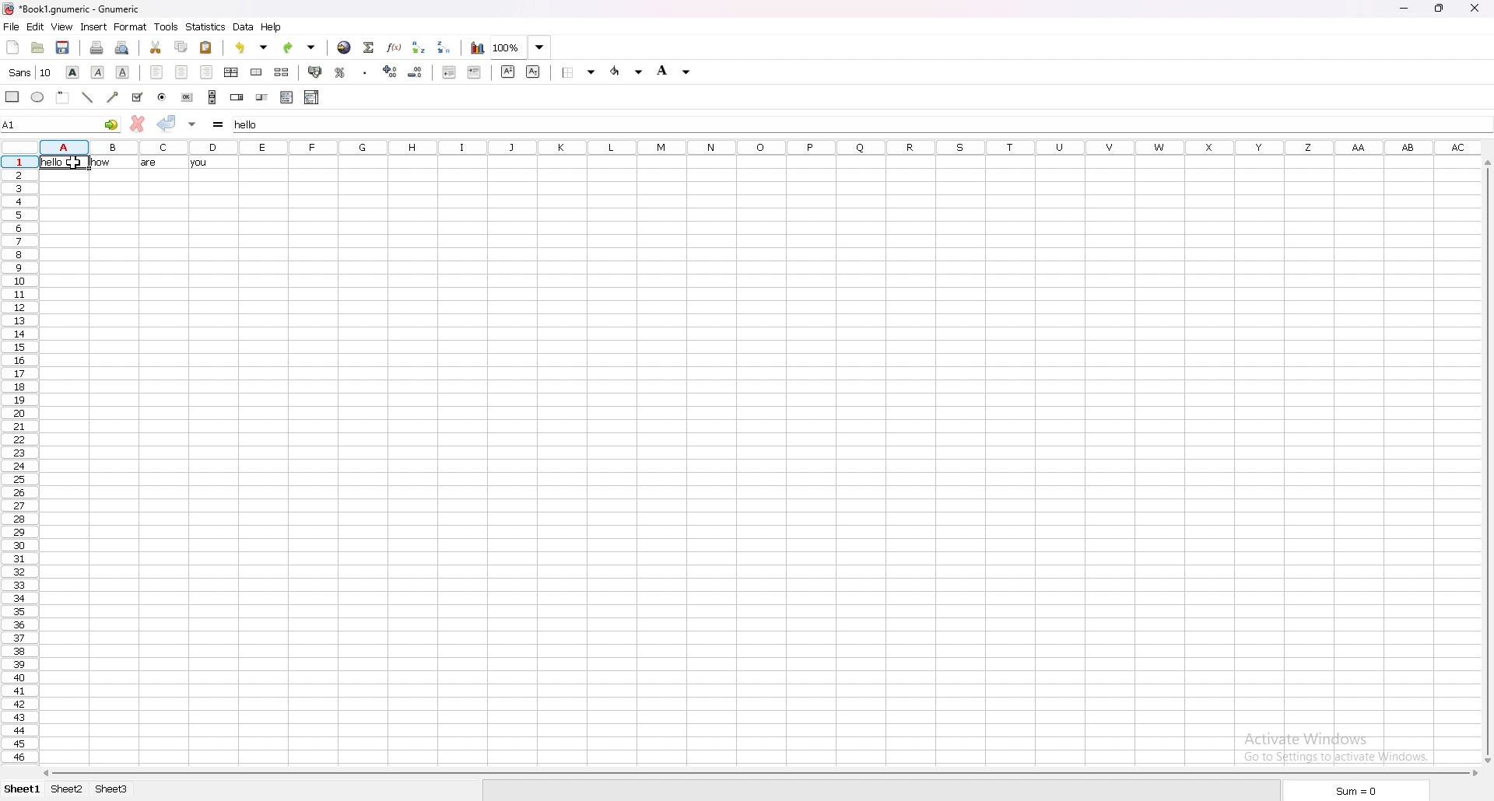 The image size is (1494, 801). What do you see at coordinates (188, 96) in the screenshot?
I see `button` at bounding box center [188, 96].